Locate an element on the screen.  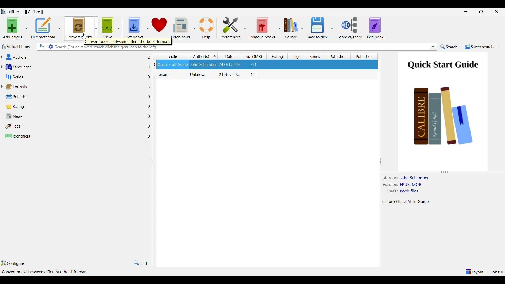
Calibre options is located at coordinates (302, 28).